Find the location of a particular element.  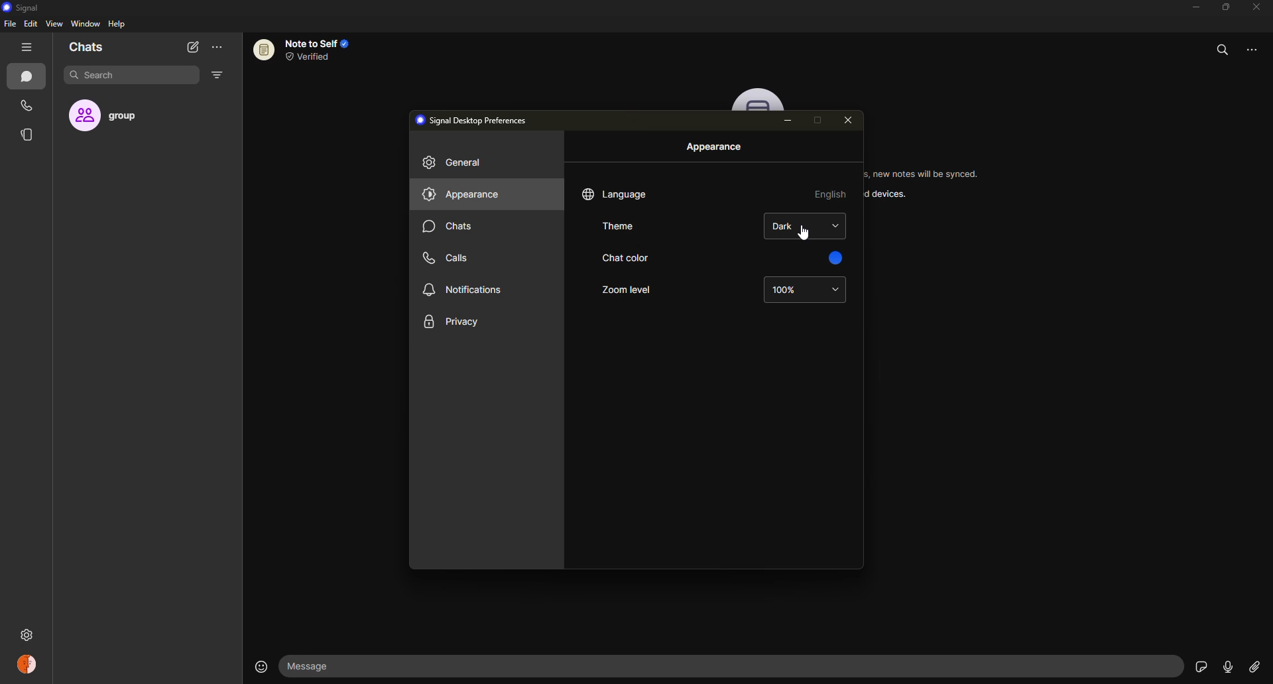

calls is located at coordinates (29, 107).